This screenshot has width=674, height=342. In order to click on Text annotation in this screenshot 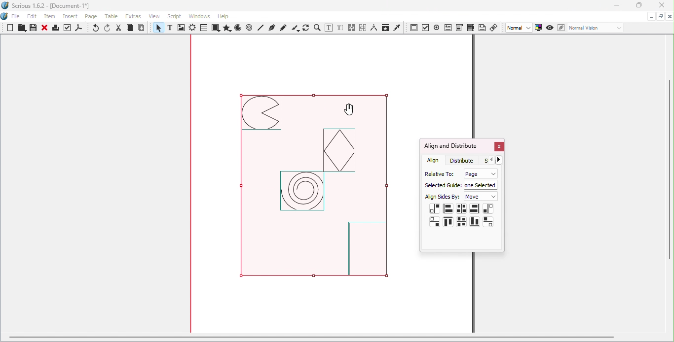, I will do `click(482, 27)`.